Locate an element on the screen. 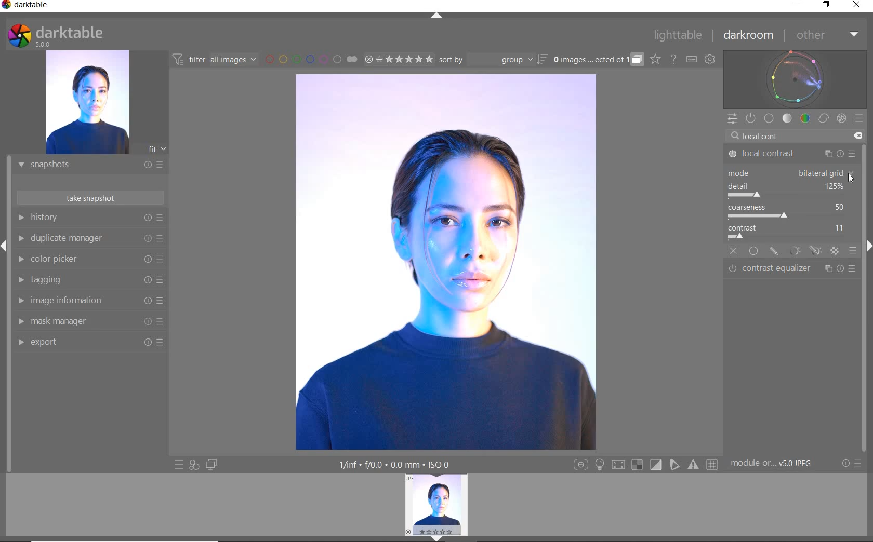 The width and height of the screenshot is (873, 542). Search is located at coordinates (735, 136).